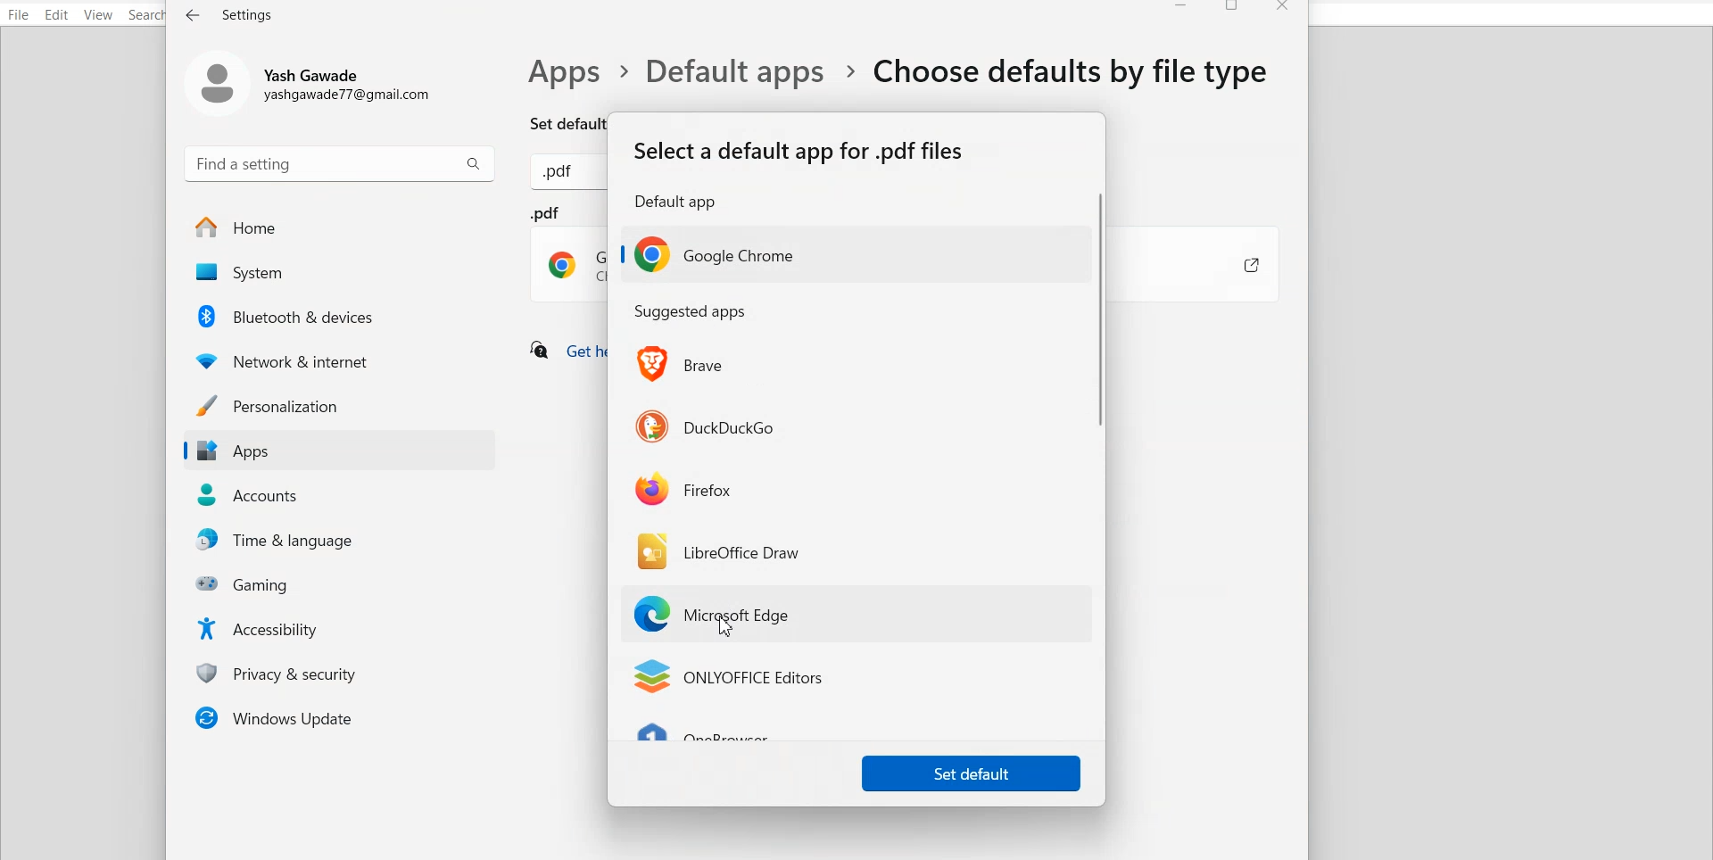 Image resolution: width=1713 pixels, height=860 pixels. Describe the element at coordinates (685, 488) in the screenshot. I see `Firefox` at that location.